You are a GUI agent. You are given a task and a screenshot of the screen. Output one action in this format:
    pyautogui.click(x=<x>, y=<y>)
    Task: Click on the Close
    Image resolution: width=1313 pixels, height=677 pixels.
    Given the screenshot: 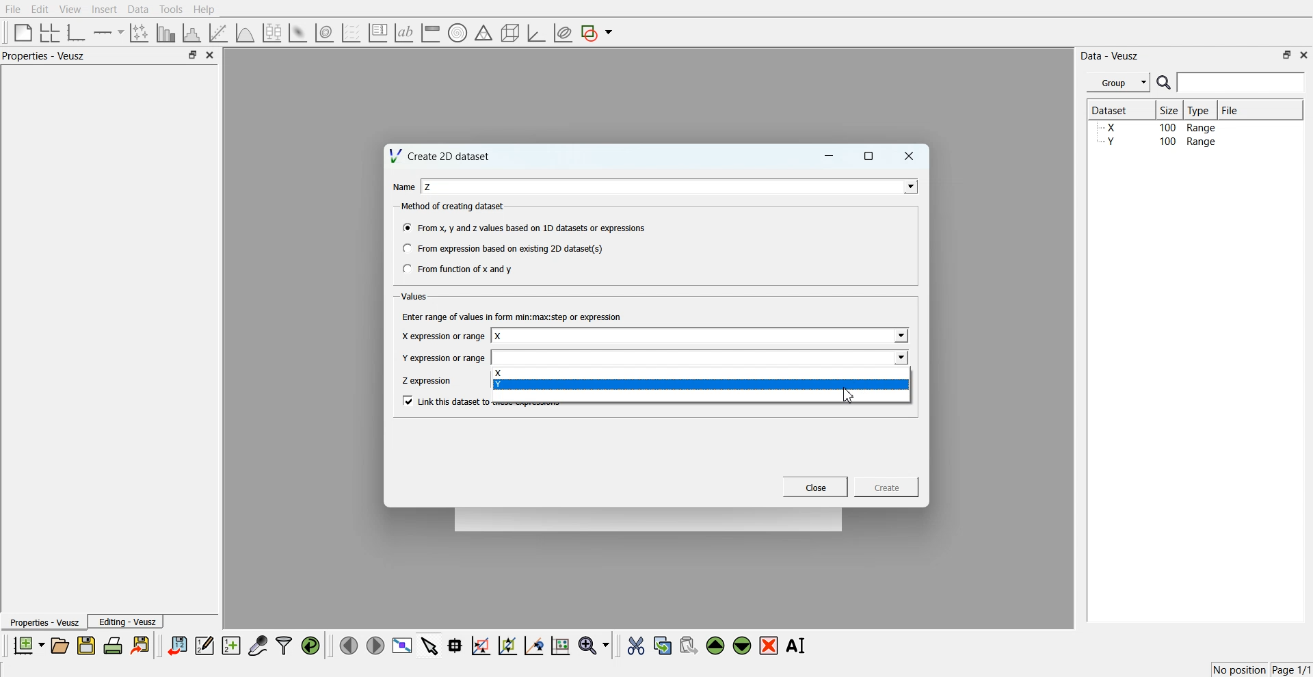 What is the action you would take?
    pyautogui.click(x=211, y=55)
    